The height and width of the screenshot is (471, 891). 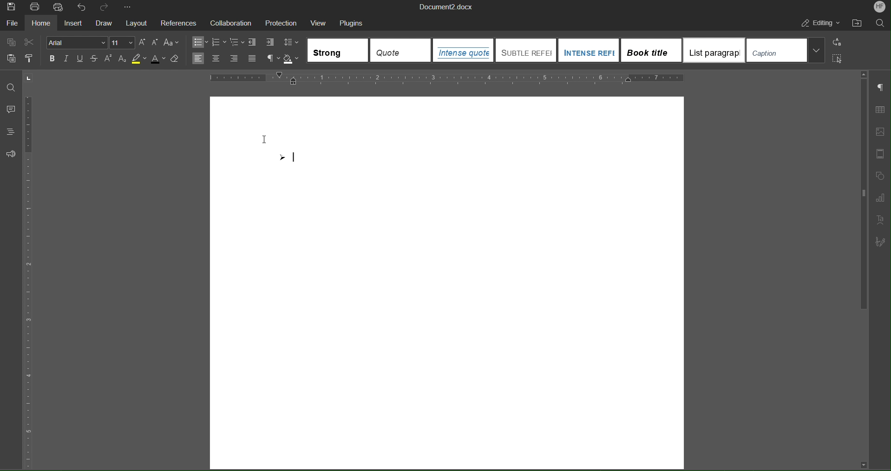 What do you see at coordinates (11, 131) in the screenshot?
I see `Headings` at bounding box center [11, 131].